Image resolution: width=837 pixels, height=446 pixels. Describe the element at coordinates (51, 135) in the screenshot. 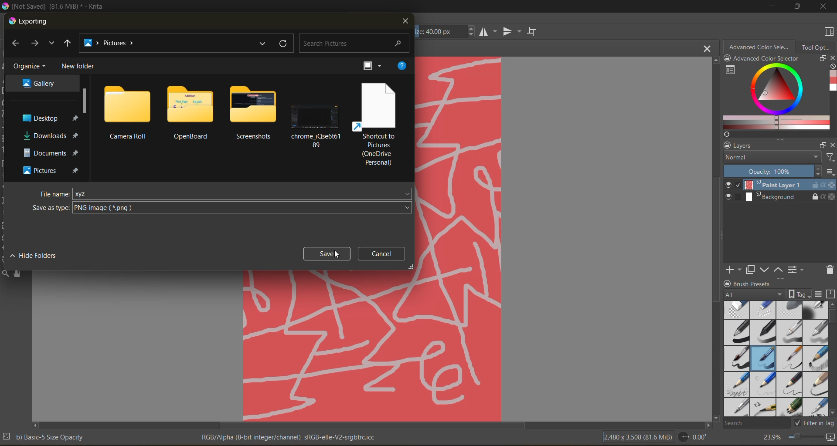

I see `folder destination` at that location.